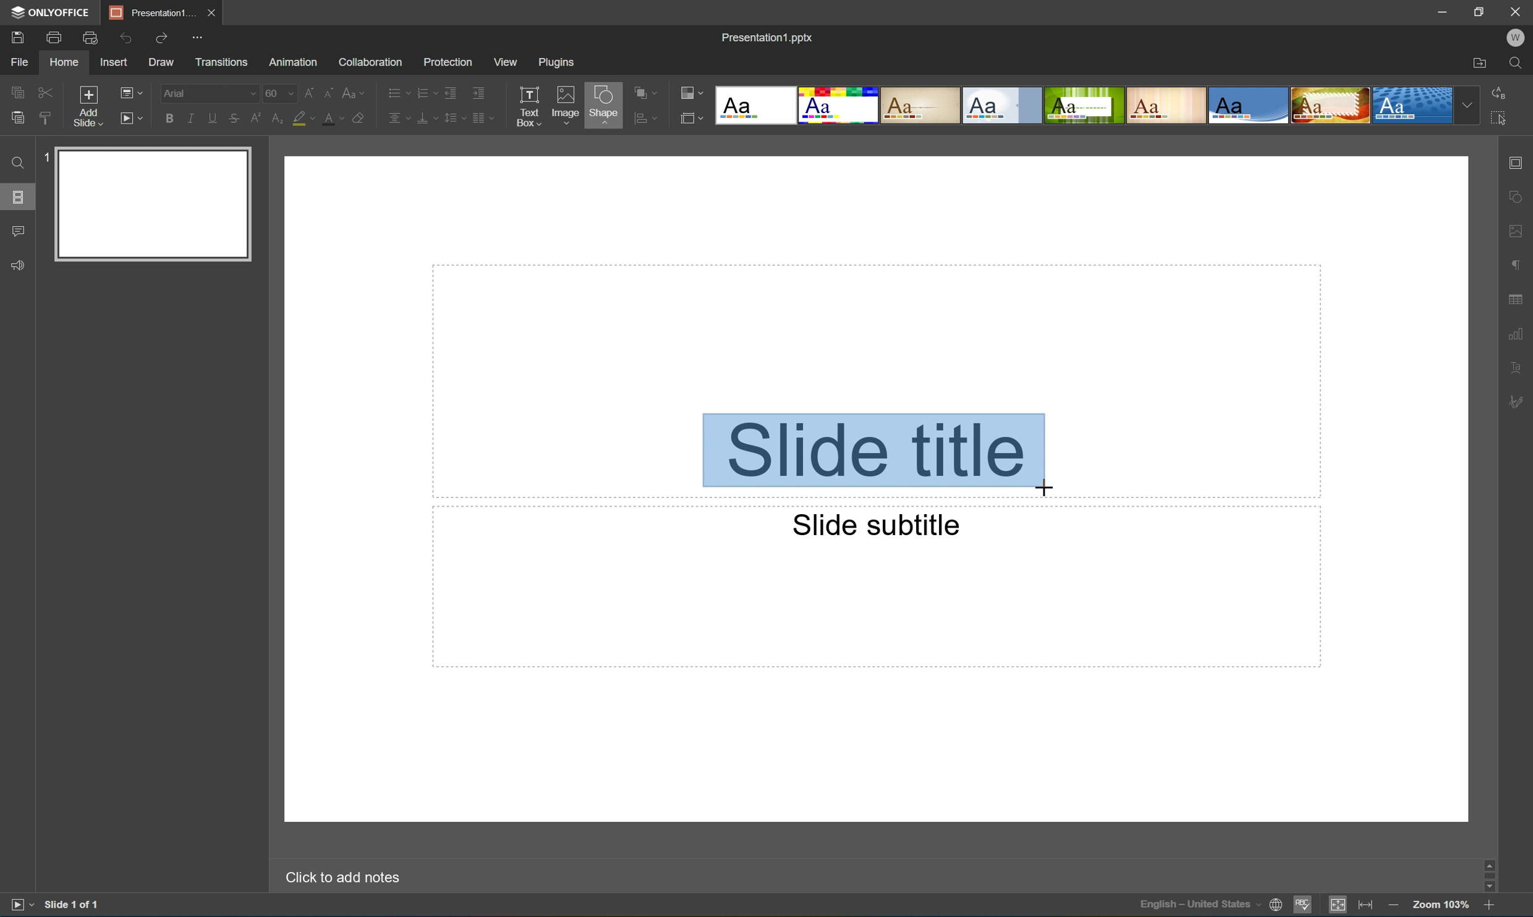 Image resolution: width=1533 pixels, height=917 pixels. Describe the element at coordinates (1200, 907) in the screenshot. I see `English - United States` at that location.